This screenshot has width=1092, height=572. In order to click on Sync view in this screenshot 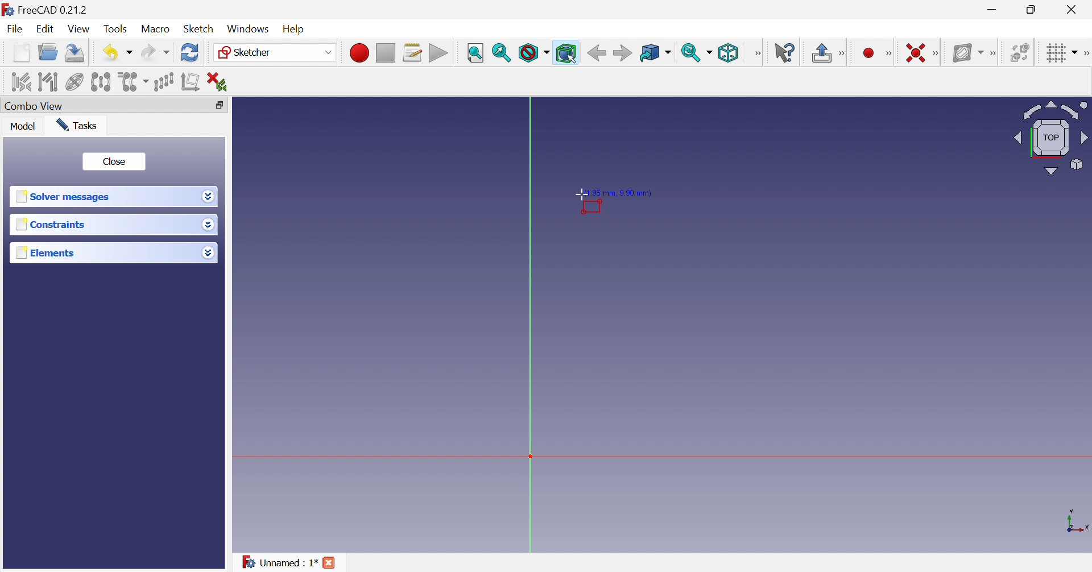, I will do `click(697, 53)`.